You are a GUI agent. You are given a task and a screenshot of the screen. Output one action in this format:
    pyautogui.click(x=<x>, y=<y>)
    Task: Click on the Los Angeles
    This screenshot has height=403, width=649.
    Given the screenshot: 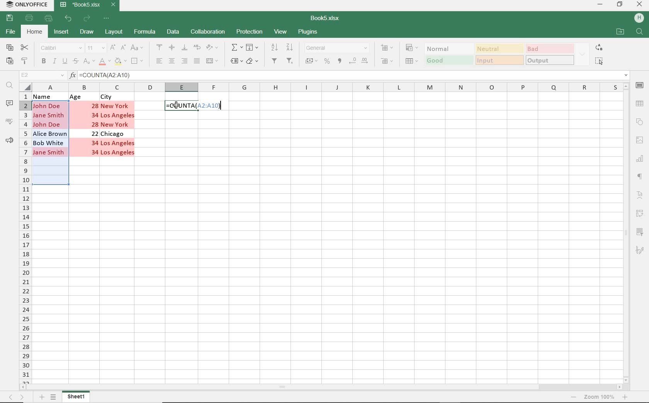 What is the action you would take?
    pyautogui.click(x=118, y=144)
    